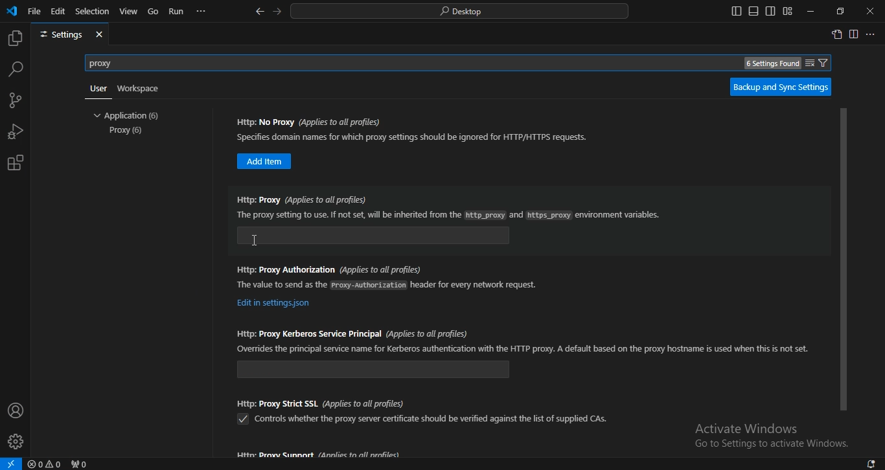  What do you see at coordinates (140, 89) in the screenshot?
I see `Workspace` at bounding box center [140, 89].